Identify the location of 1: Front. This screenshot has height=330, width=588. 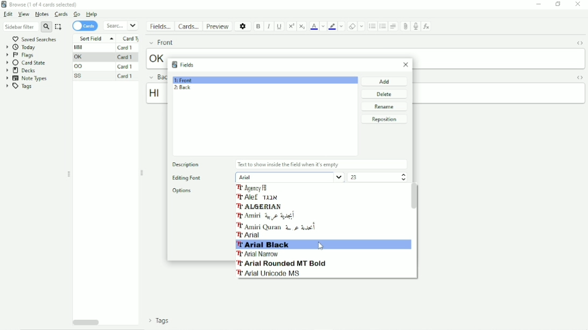
(186, 80).